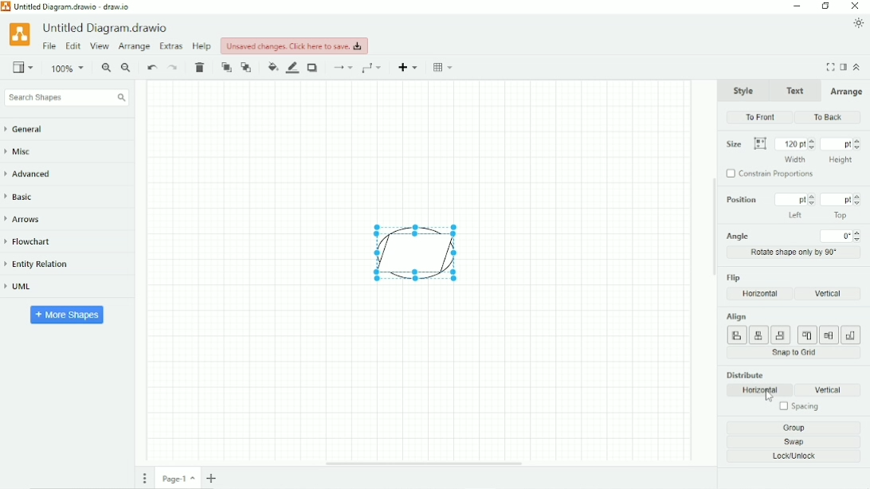 This screenshot has width=870, height=489. I want to click on Text, so click(794, 89).